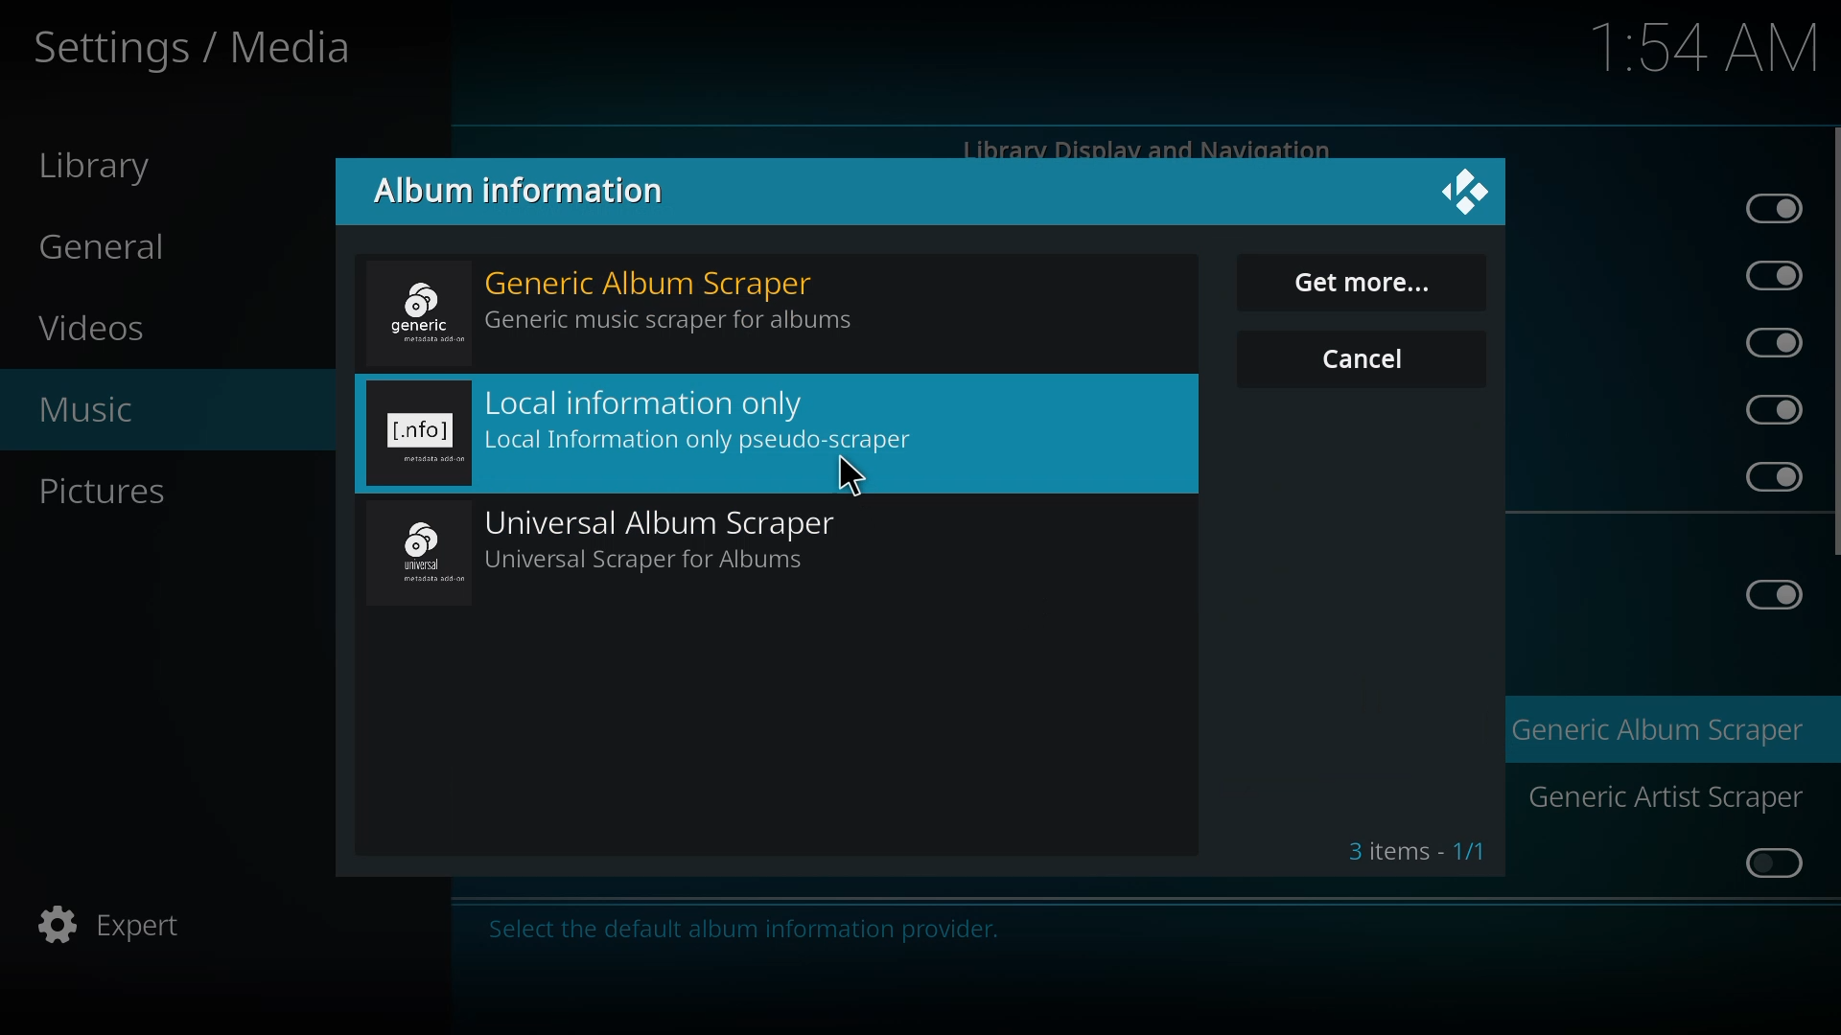 The height and width of the screenshot is (1035, 1841). Describe the element at coordinates (1766, 593) in the screenshot. I see `enabled` at that location.